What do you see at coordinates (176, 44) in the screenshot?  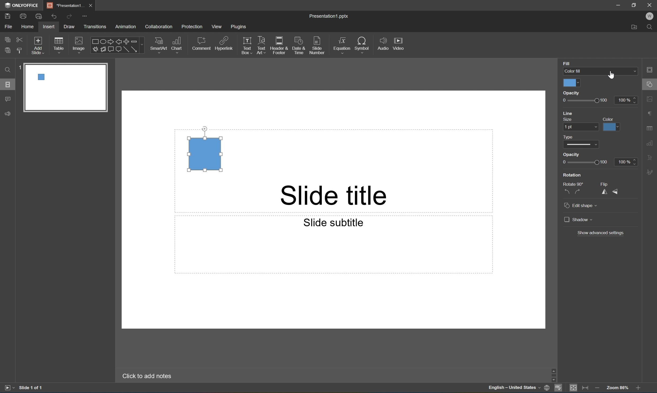 I see `Chart` at bounding box center [176, 44].